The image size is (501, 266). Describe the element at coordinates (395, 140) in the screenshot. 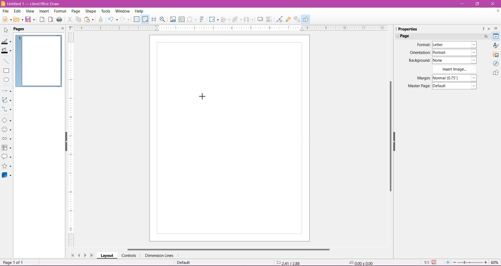

I see `Hide` at that location.